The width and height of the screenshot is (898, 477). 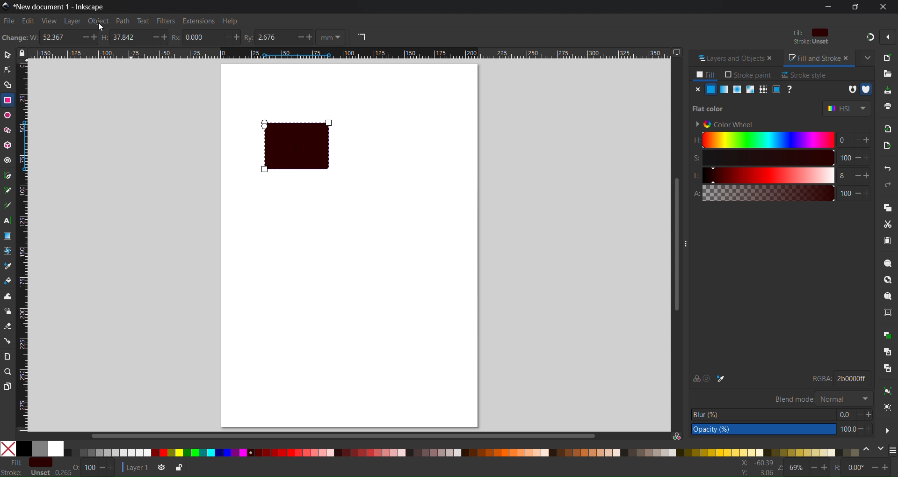 I want to click on decrease hue, so click(x=868, y=141).